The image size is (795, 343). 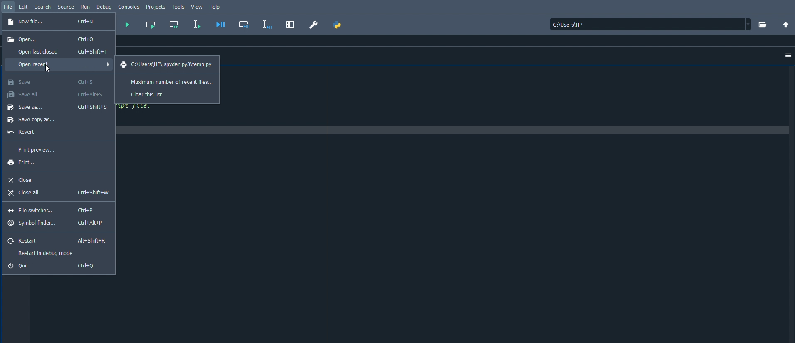 What do you see at coordinates (246, 24) in the screenshot?
I see `Debug cell` at bounding box center [246, 24].